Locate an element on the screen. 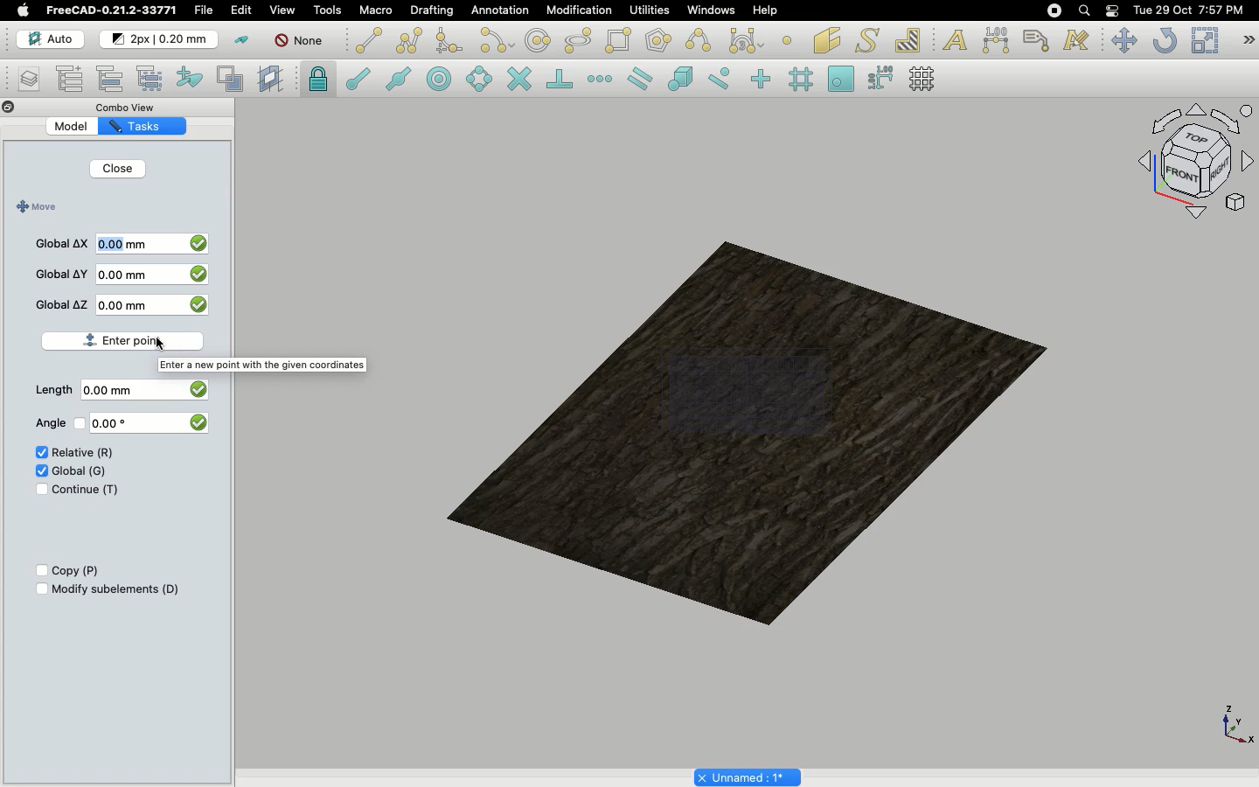 This screenshot has width=1259, height=787. Text is located at coordinates (955, 41).